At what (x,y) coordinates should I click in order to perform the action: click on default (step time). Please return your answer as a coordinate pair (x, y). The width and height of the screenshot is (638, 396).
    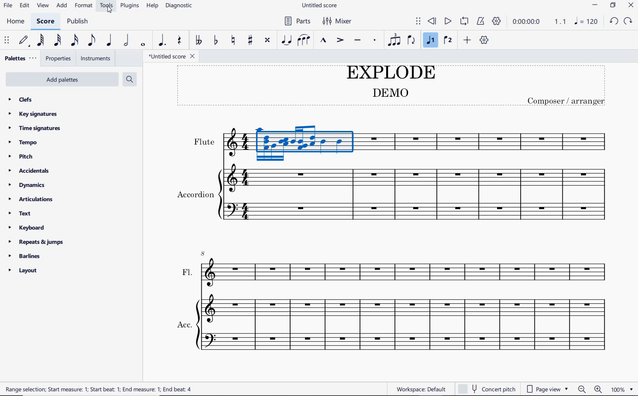
    Looking at the image, I should click on (24, 41).